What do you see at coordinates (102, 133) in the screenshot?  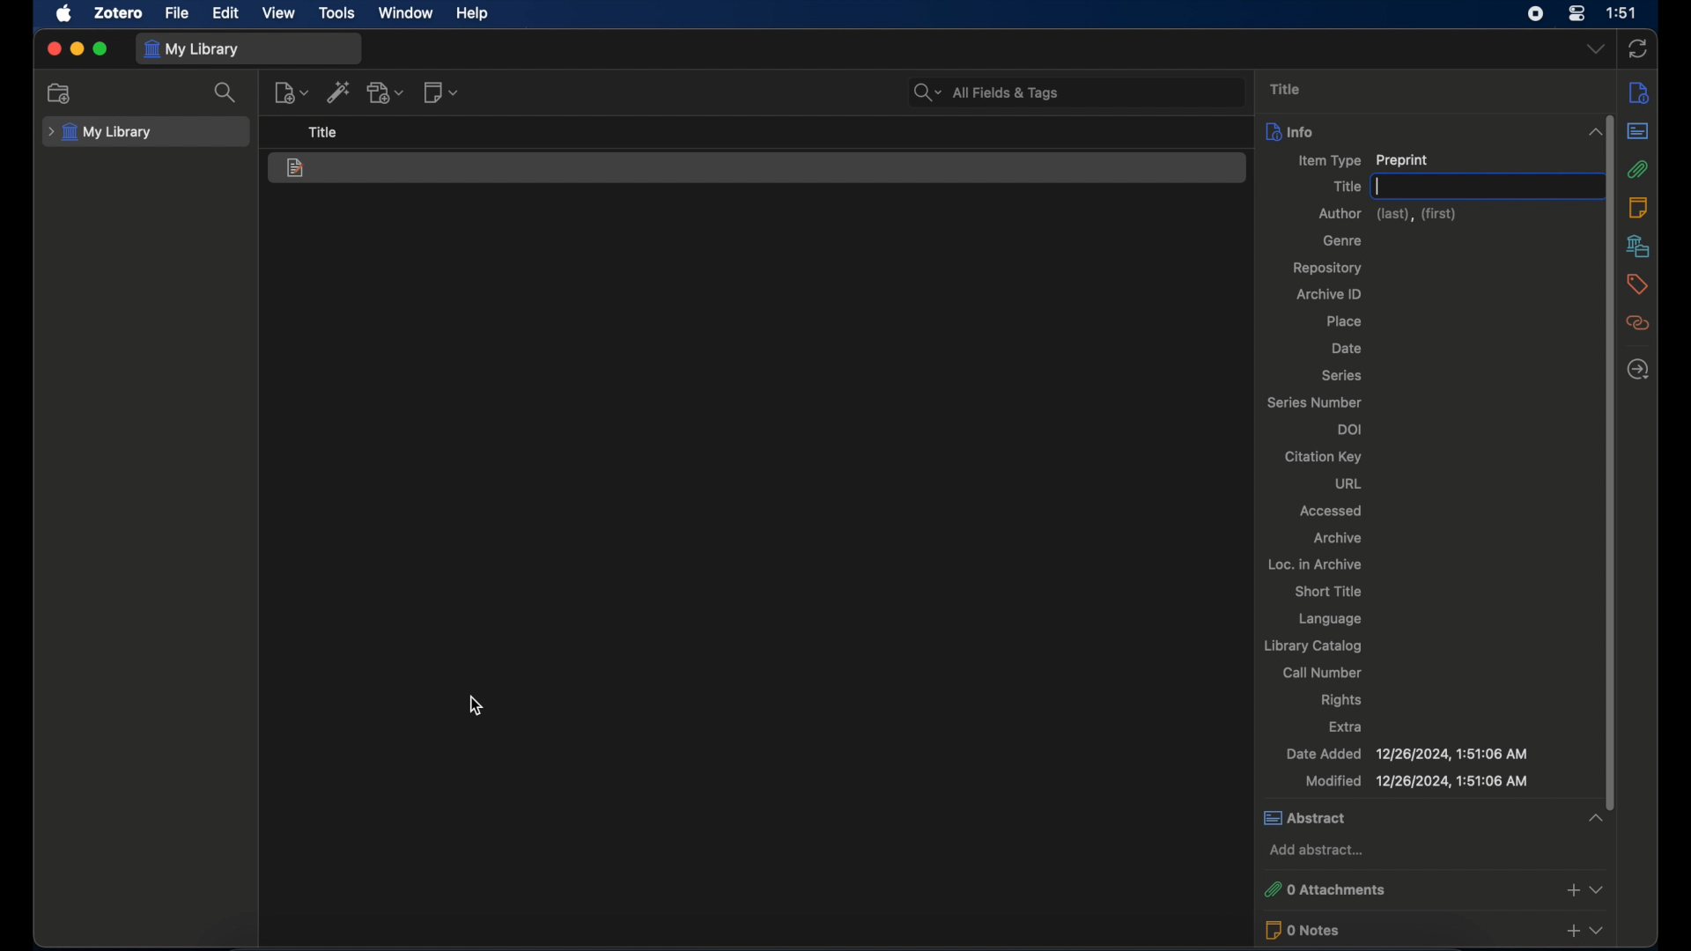 I see `my library` at bounding box center [102, 133].